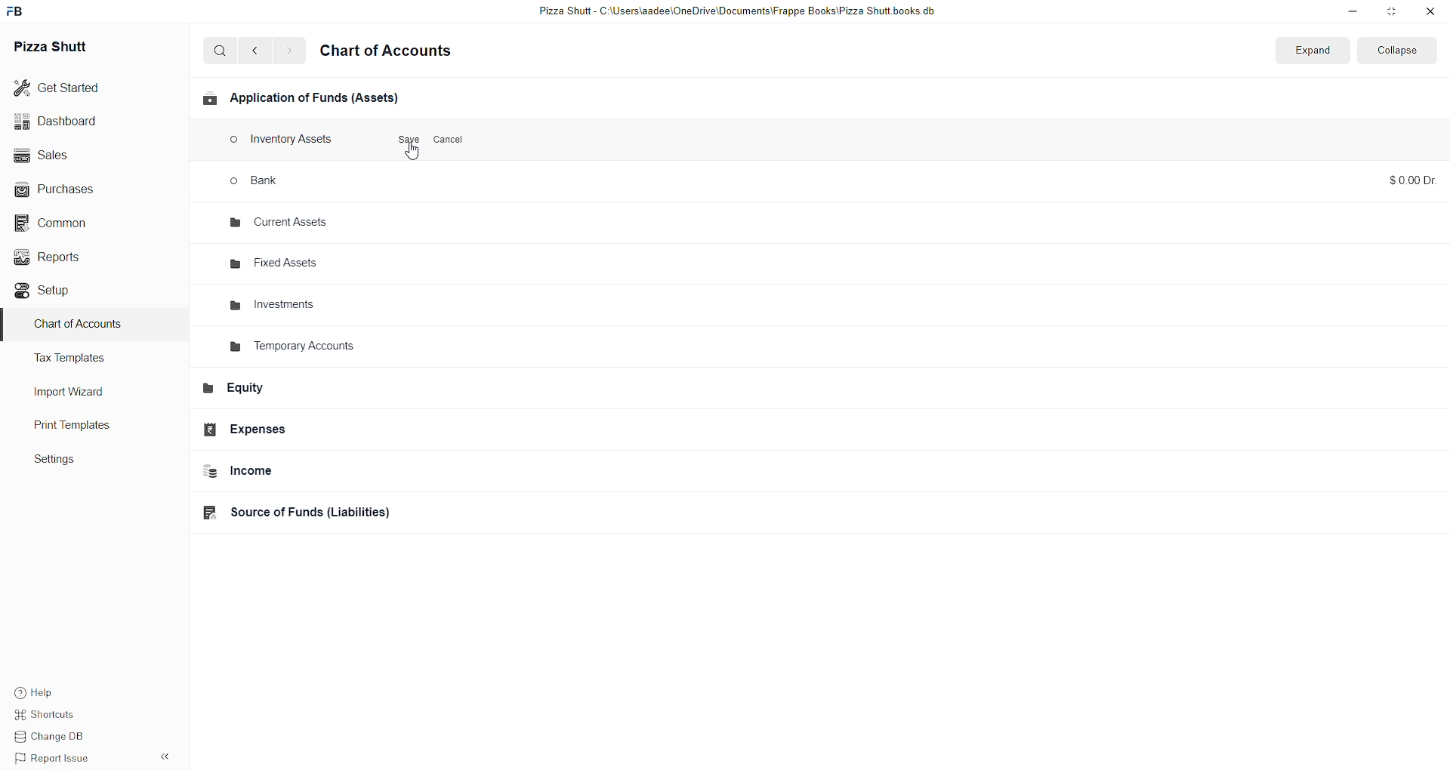 This screenshot has height=770, width=1450. Describe the element at coordinates (87, 427) in the screenshot. I see `Print Templates ` at that location.